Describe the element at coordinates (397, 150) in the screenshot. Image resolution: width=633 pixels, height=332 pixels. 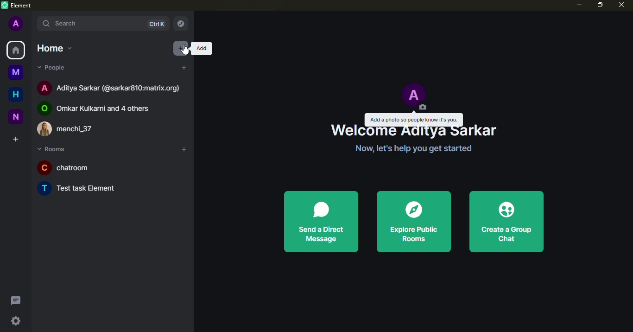
I see `Now, let's help you get started` at that location.